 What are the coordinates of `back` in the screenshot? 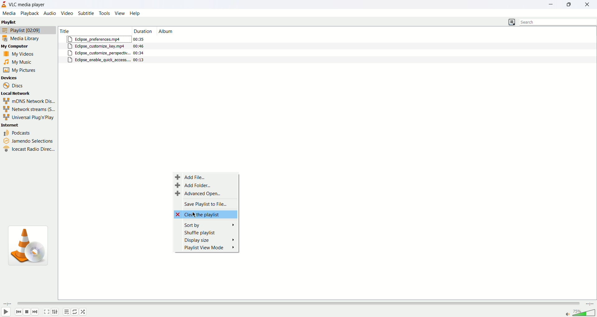 It's located at (18, 312).